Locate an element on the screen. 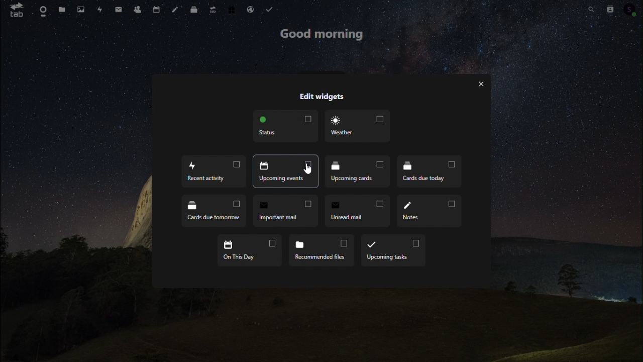 This screenshot has height=362, width=643. Task  is located at coordinates (270, 10).